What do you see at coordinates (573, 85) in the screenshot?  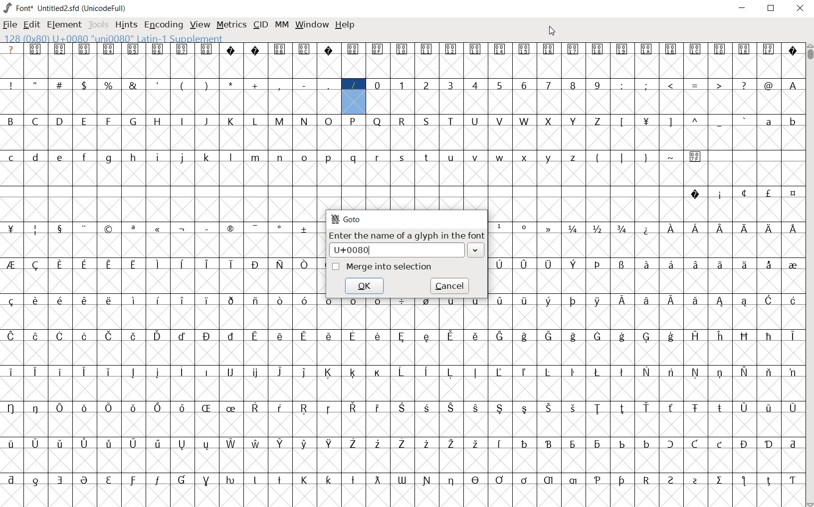 I see `glyph` at bounding box center [573, 85].